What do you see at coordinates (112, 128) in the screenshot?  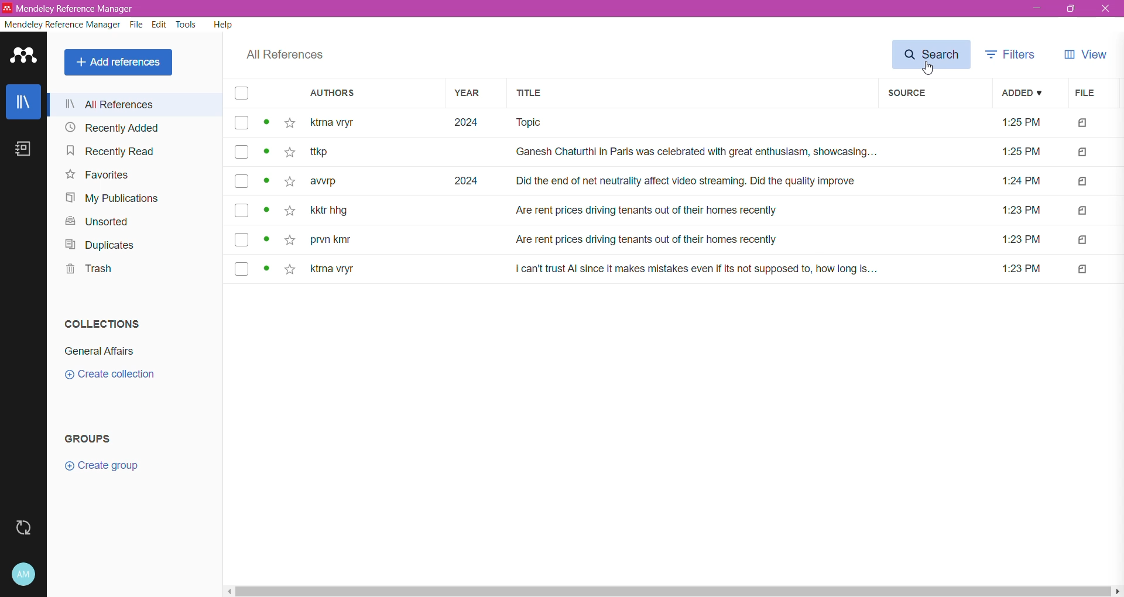 I see `Recently Added` at bounding box center [112, 128].